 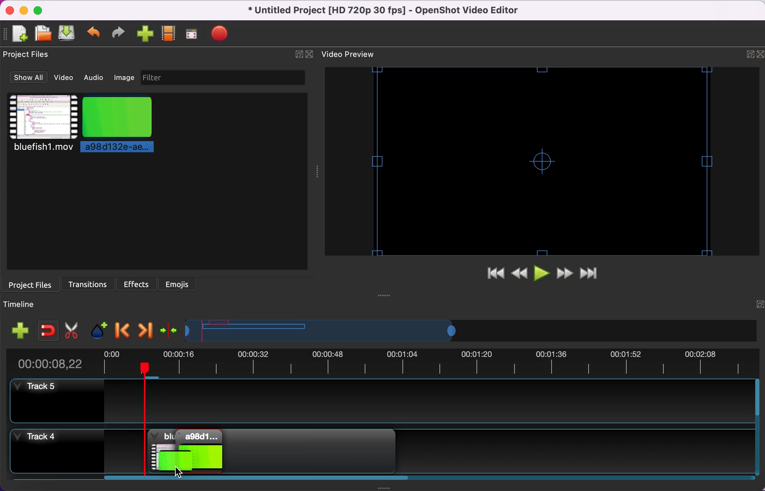 I want to click on add marker, so click(x=100, y=329).